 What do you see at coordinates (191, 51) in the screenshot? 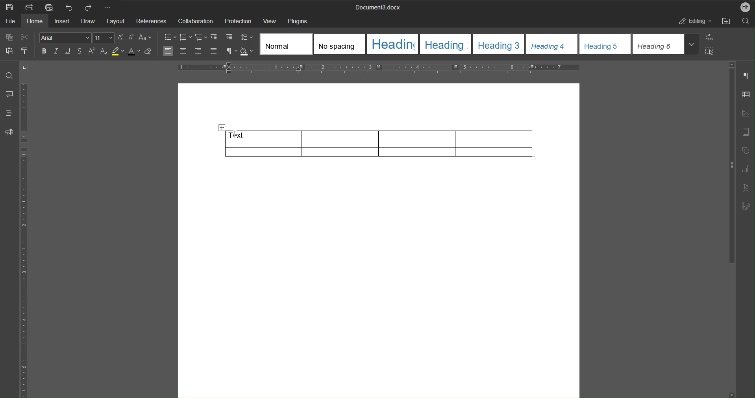
I see `Alignments` at bounding box center [191, 51].